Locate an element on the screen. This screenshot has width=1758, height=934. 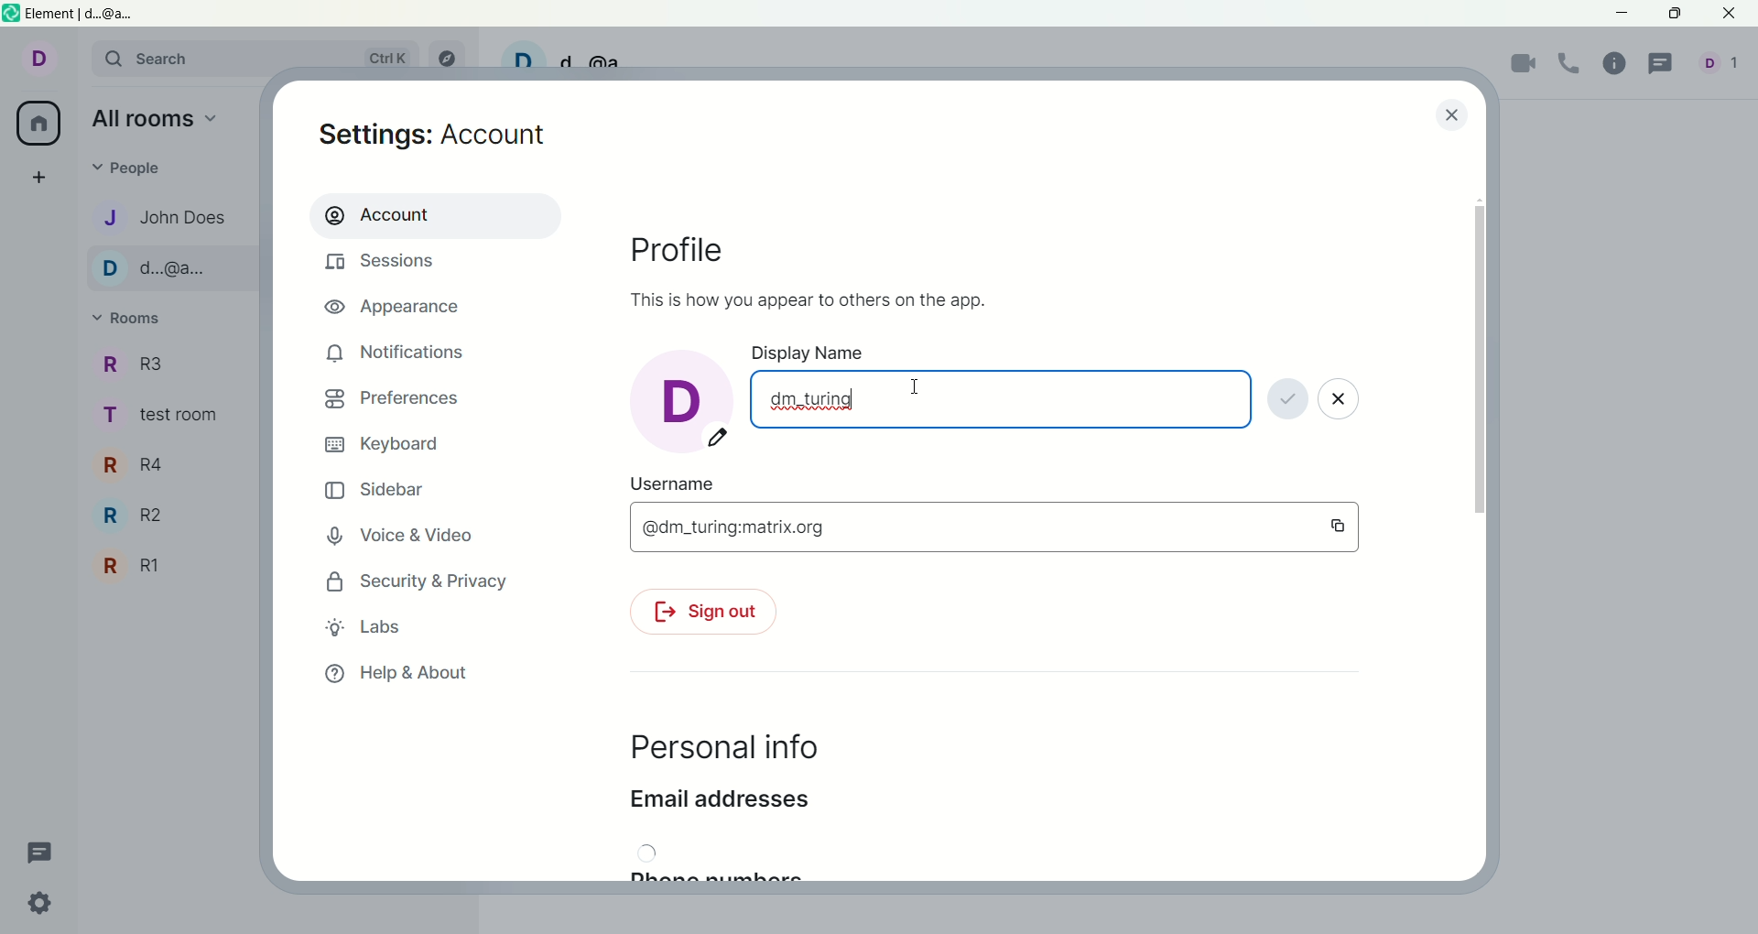
keyboard is located at coordinates (387, 445).